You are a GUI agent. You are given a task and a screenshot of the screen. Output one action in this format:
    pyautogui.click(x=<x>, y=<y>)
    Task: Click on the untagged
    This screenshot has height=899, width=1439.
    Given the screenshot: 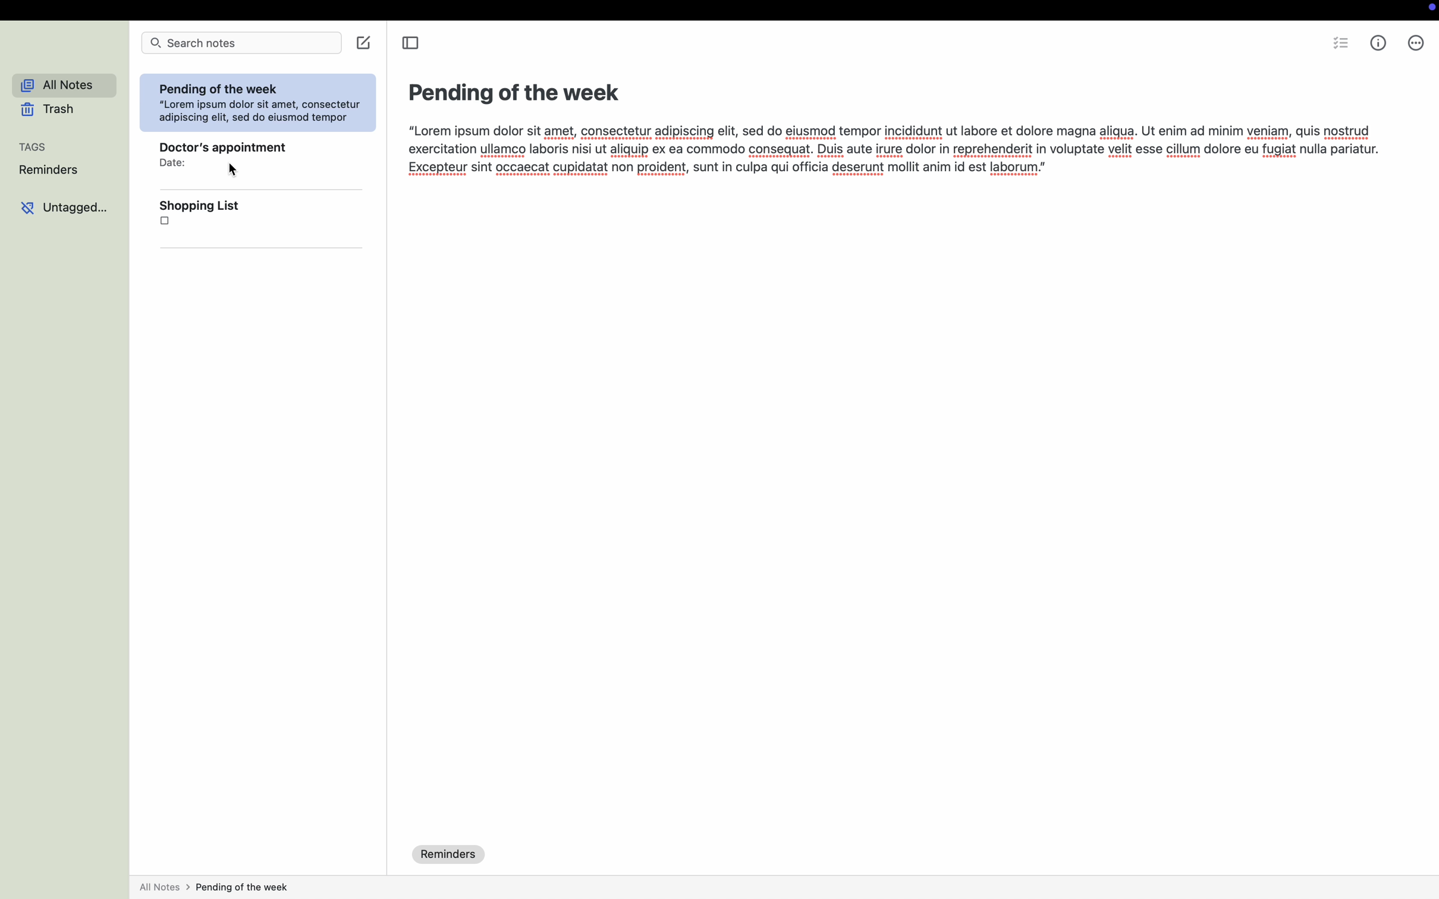 What is the action you would take?
    pyautogui.click(x=64, y=210)
    